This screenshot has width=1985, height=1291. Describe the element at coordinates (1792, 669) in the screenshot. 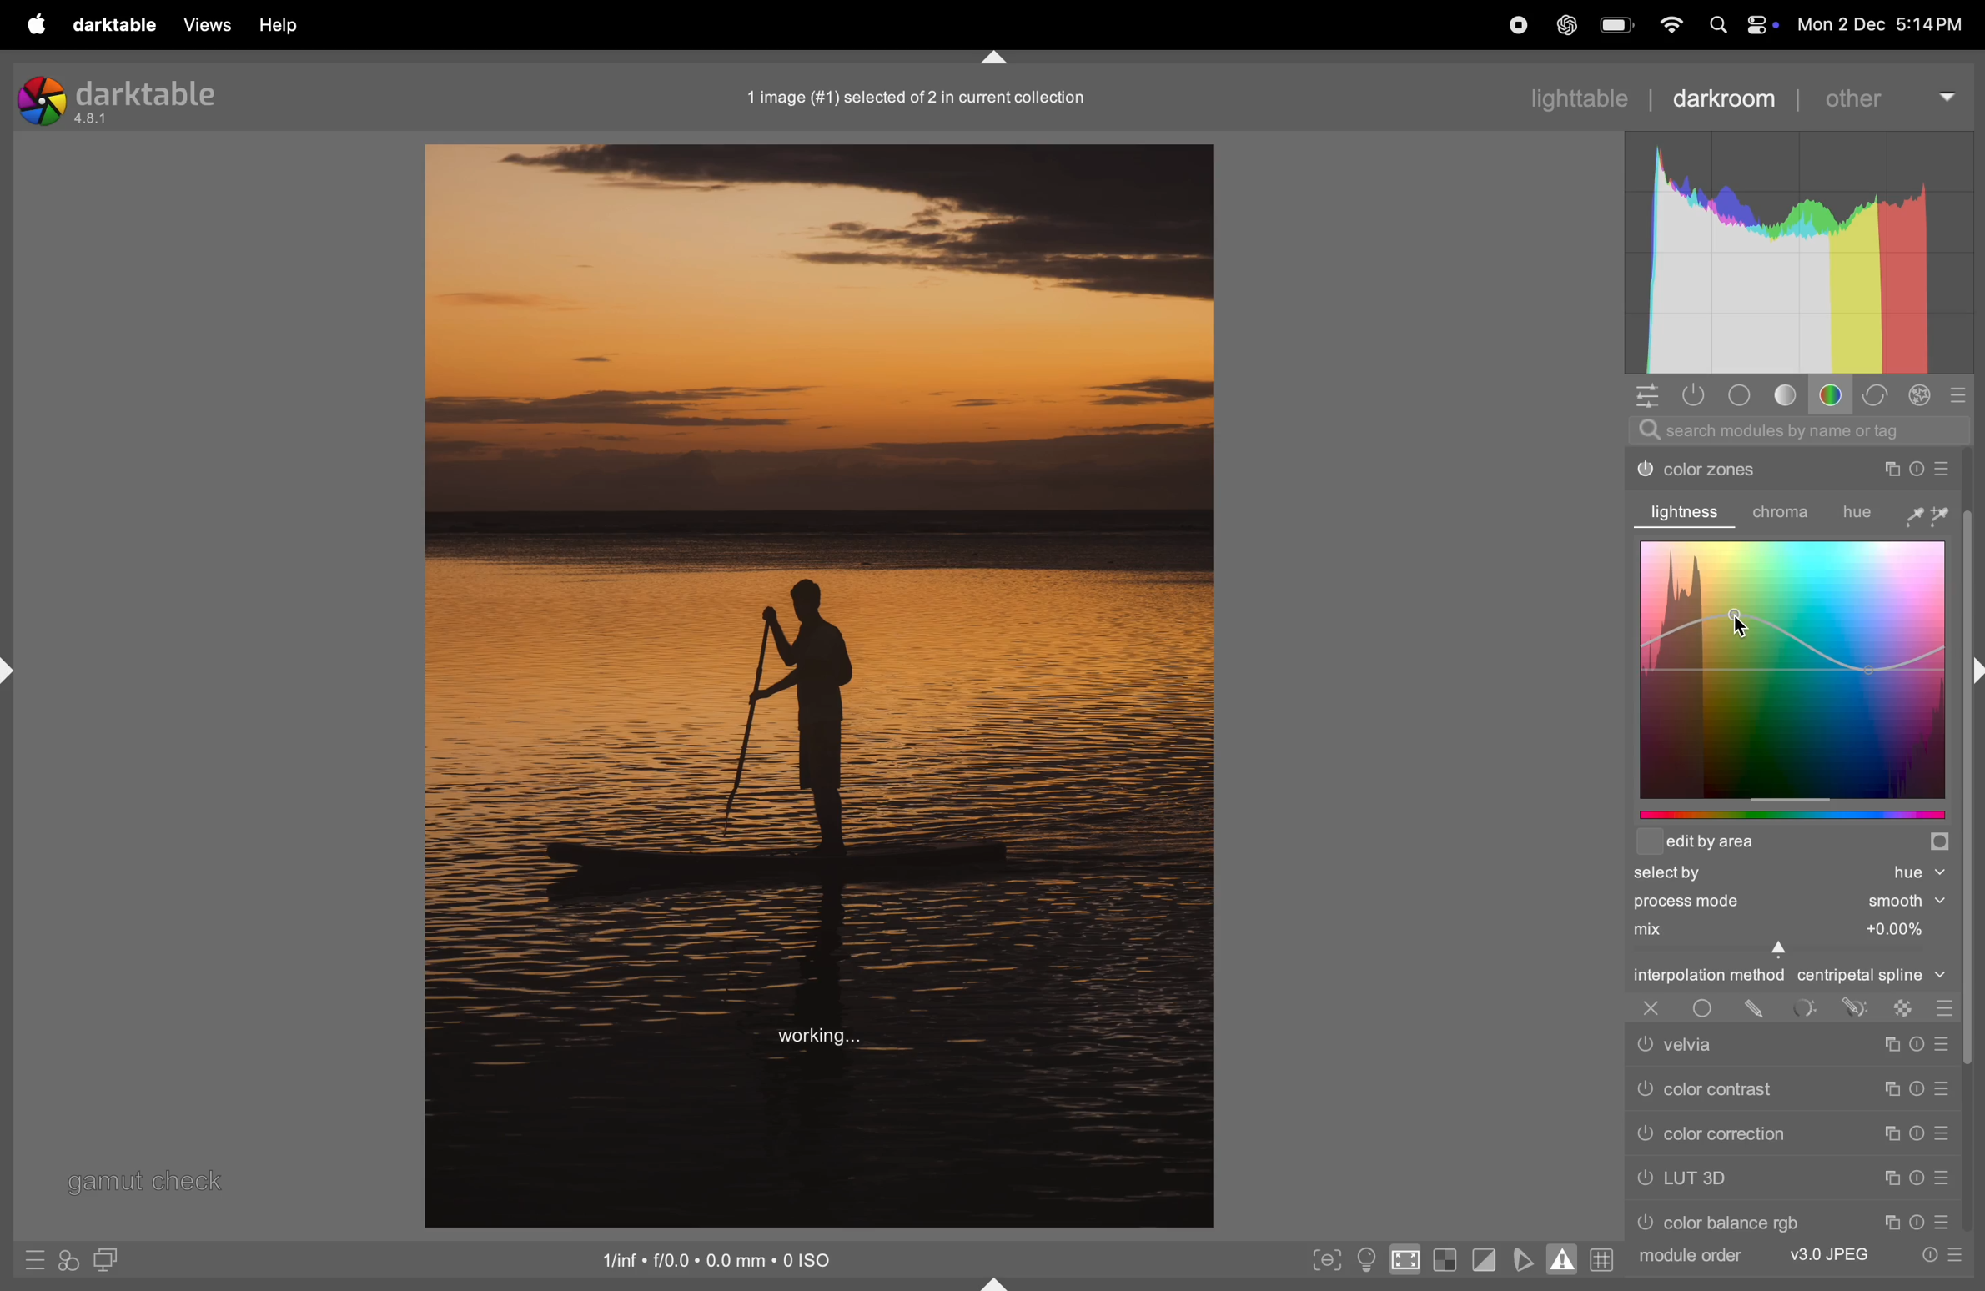

I see `color graphs` at that location.